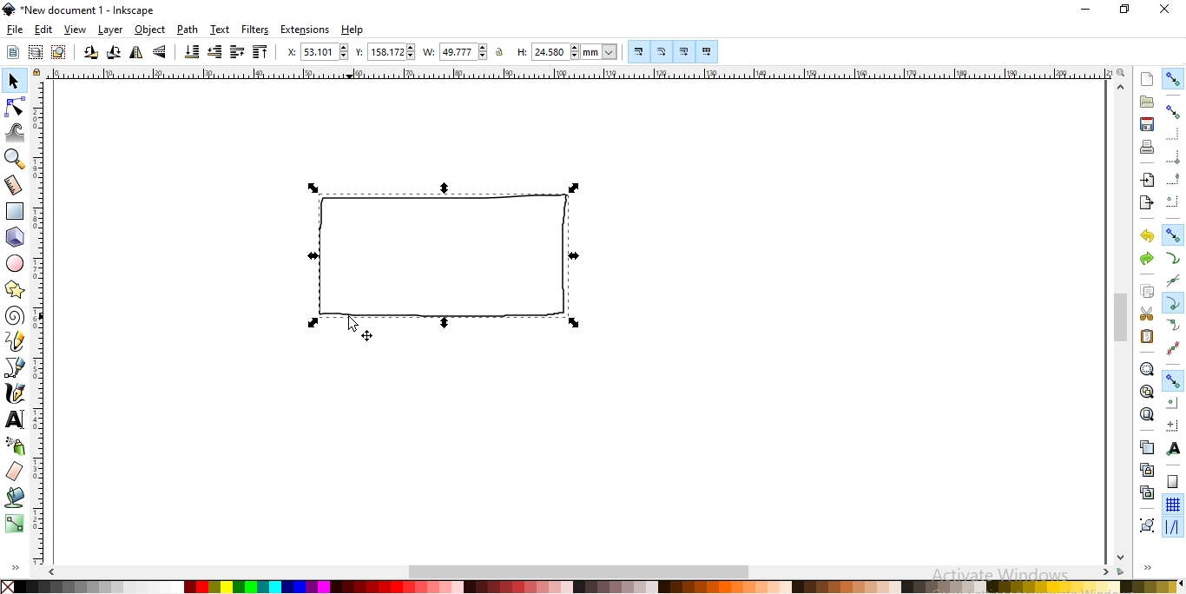 This screenshot has width=1186, height=594. Describe the element at coordinates (1148, 181) in the screenshot. I see `import a bitmap` at that location.